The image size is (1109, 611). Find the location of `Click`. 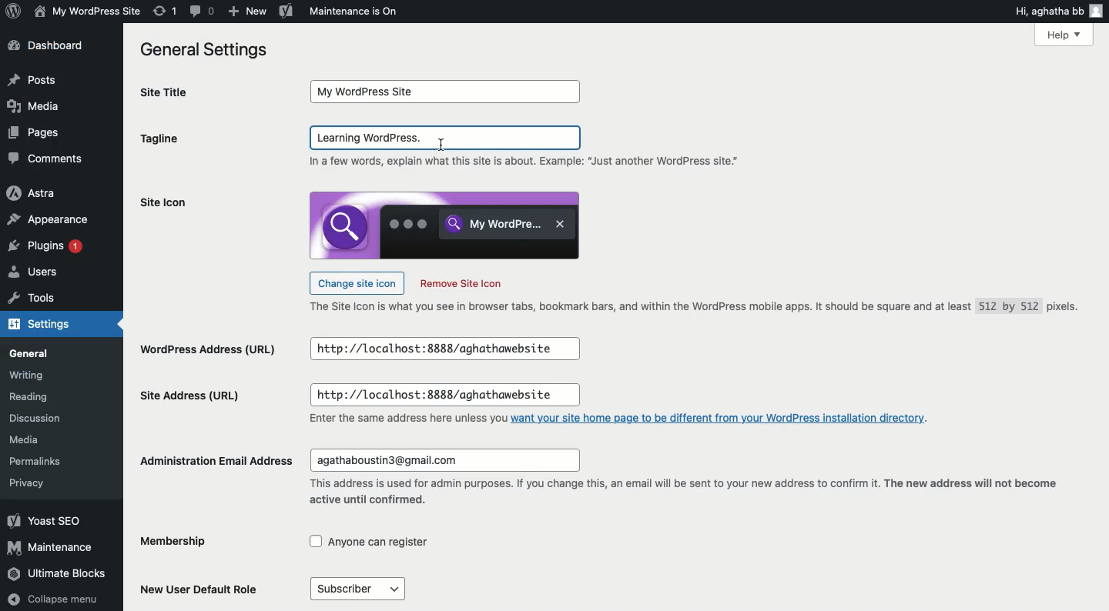

Click is located at coordinates (447, 138).